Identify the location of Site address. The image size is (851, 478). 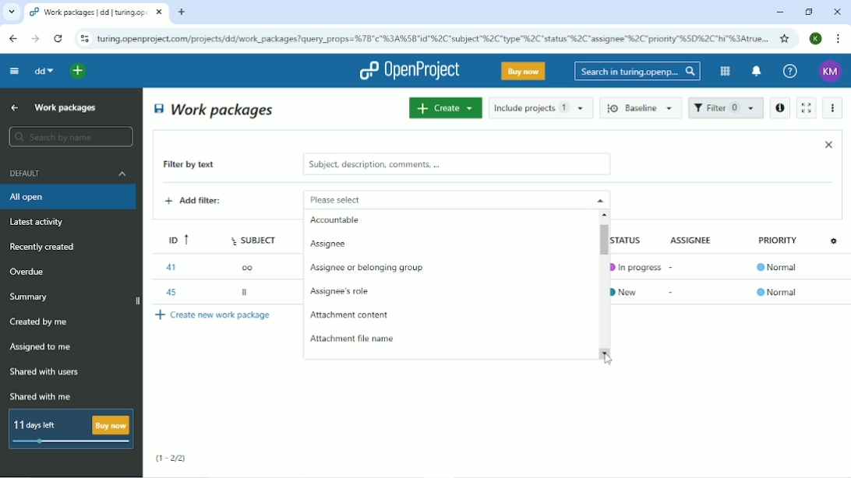
(433, 37).